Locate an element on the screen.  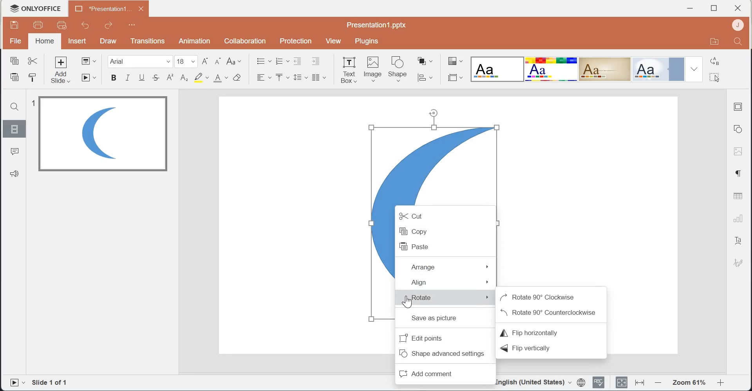
Basic is located at coordinates (551, 69).